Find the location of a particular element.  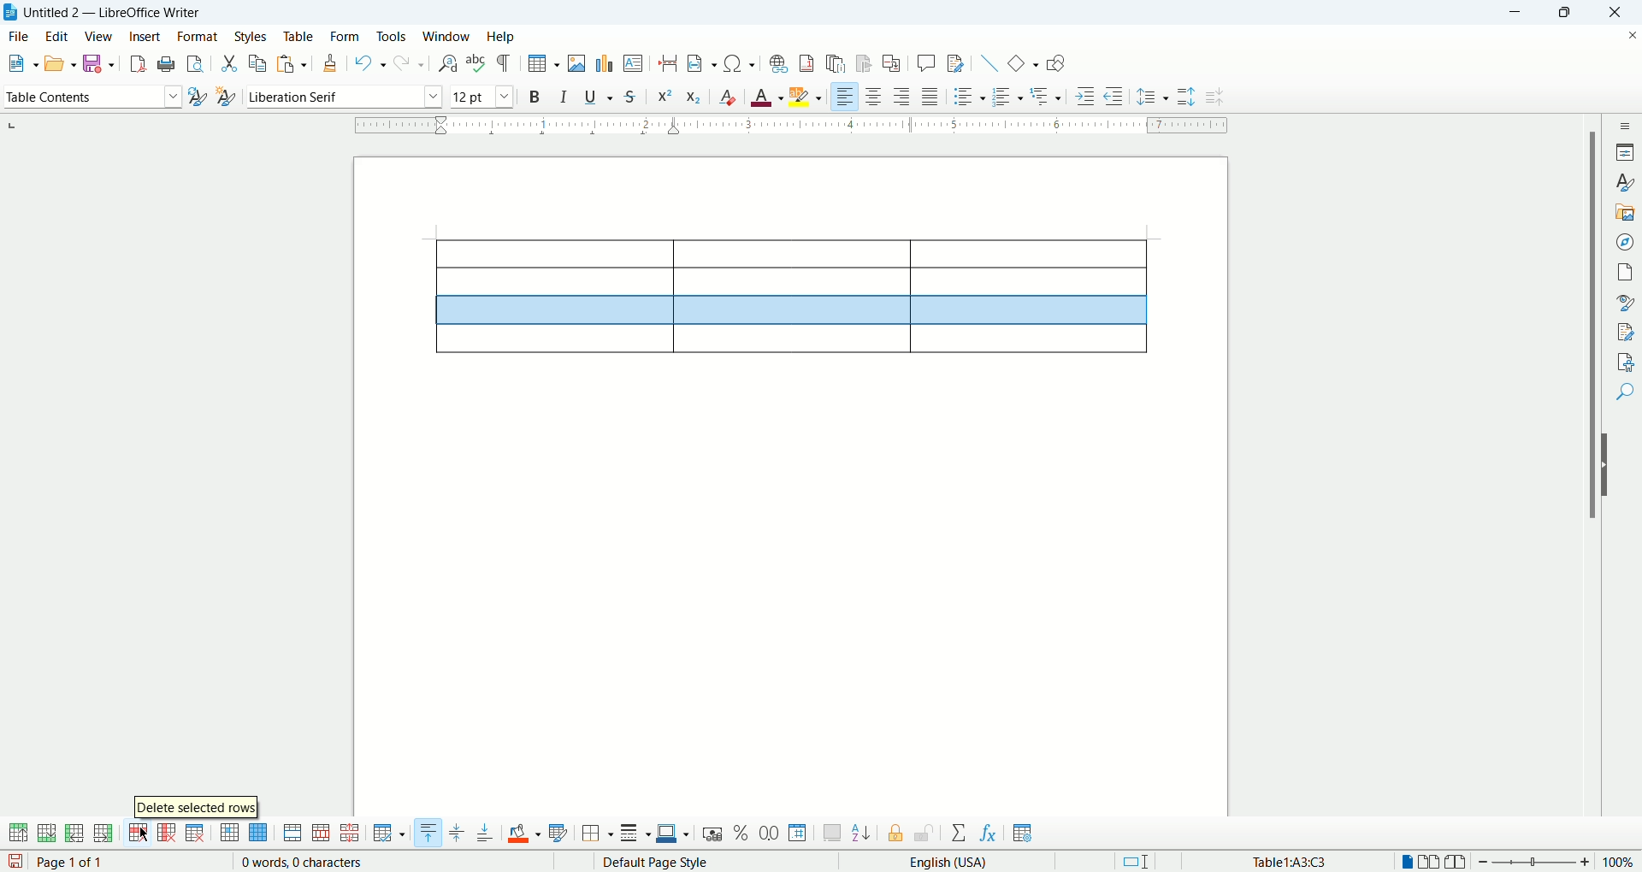

border style is located at coordinates (636, 835).